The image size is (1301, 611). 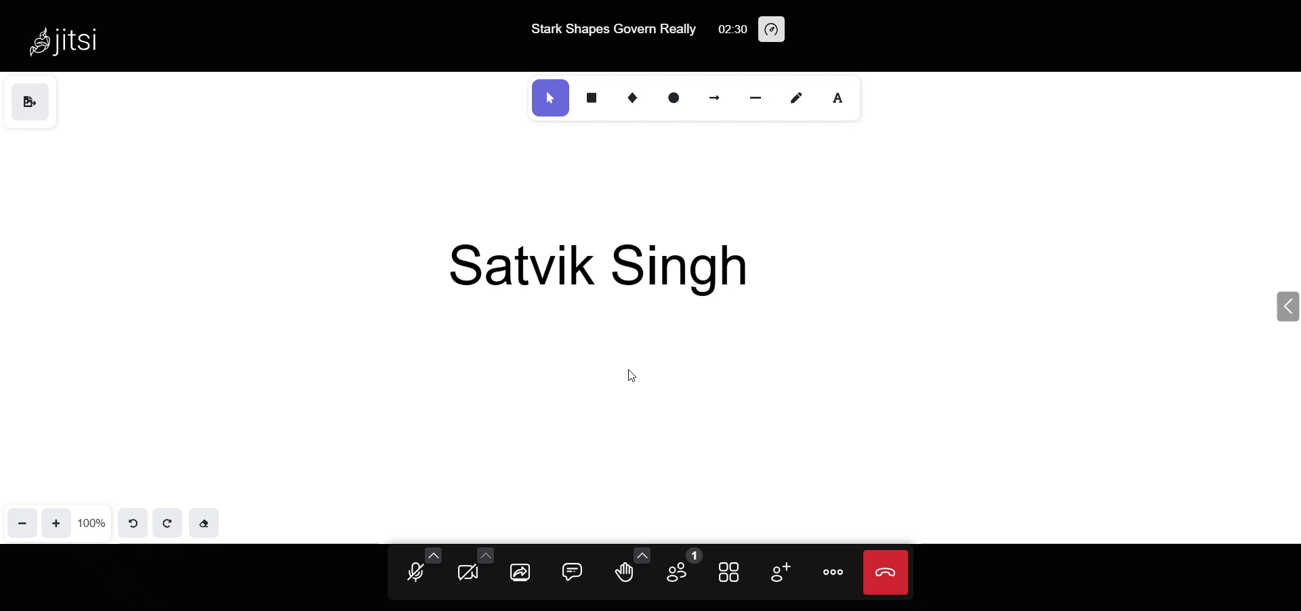 What do you see at coordinates (777, 571) in the screenshot?
I see `invite people` at bounding box center [777, 571].